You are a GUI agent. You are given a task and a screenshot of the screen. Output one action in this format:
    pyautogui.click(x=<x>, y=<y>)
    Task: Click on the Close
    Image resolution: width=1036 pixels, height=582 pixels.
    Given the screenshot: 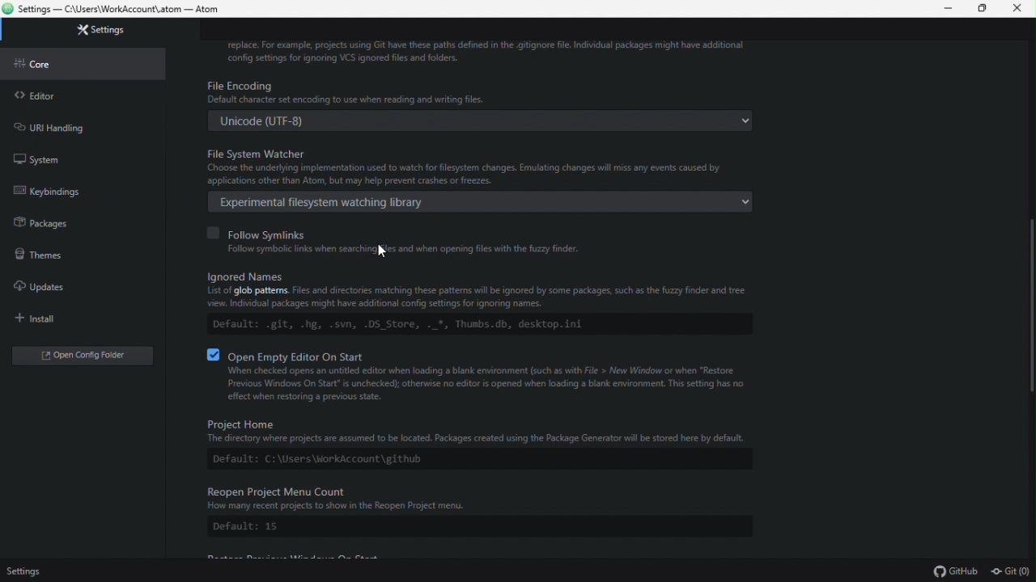 What is the action you would take?
    pyautogui.click(x=1021, y=9)
    